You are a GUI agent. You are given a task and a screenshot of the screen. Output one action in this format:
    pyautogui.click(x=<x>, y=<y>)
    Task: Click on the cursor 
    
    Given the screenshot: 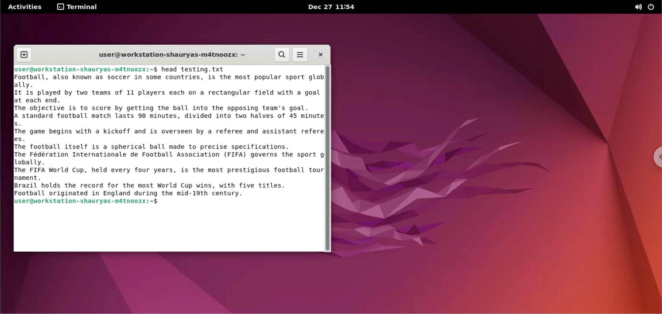 What is the action you would take?
    pyautogui.click(x=161, y=202)
    